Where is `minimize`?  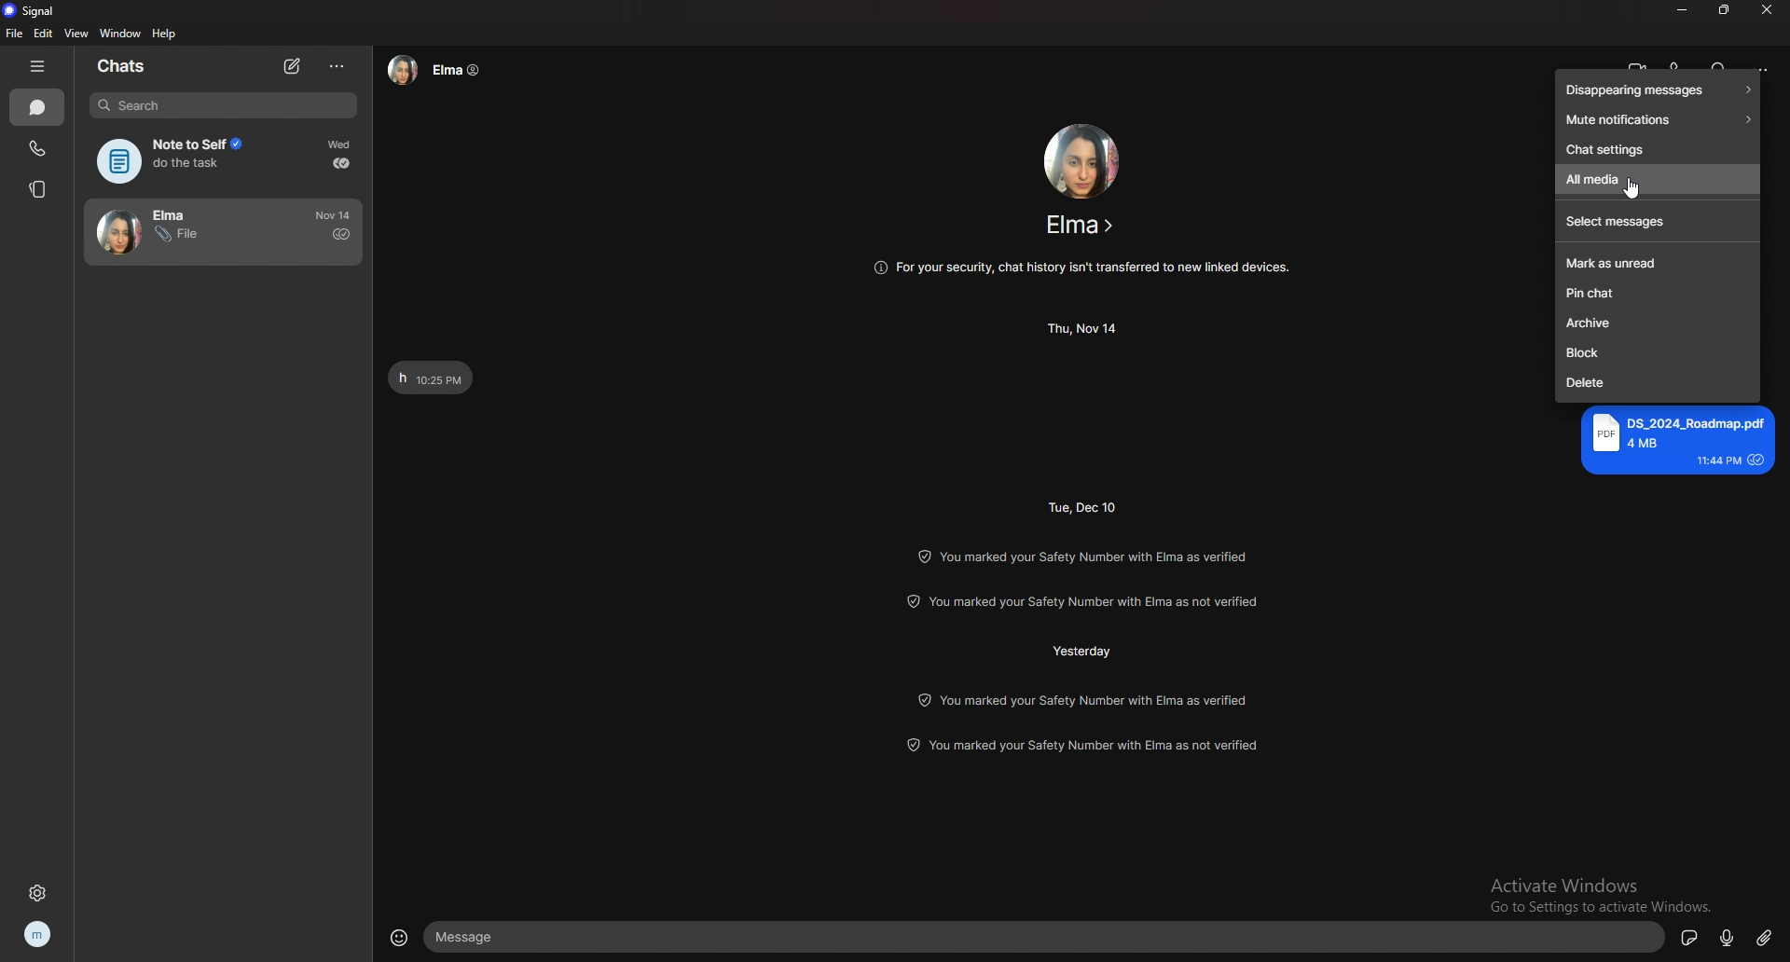 minimize is located at coordinates (1685, 9).